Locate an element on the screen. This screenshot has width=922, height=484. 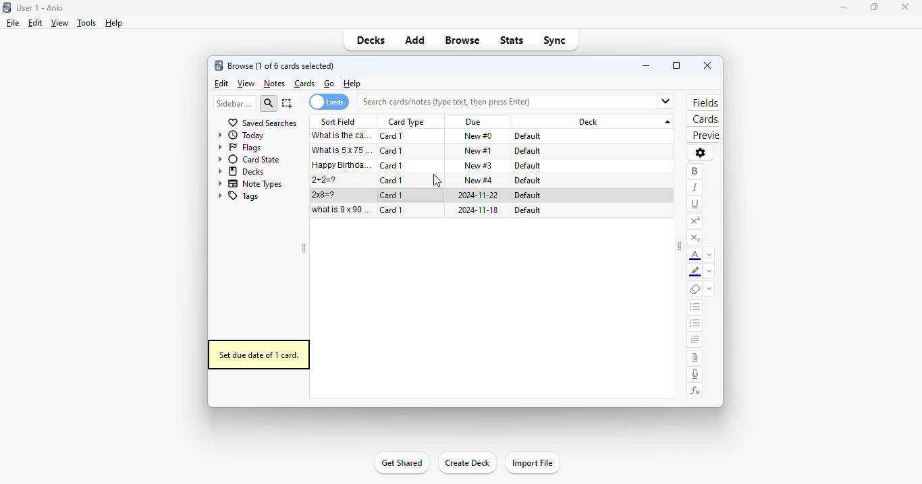
minimize is located at coordinates (647, 65).